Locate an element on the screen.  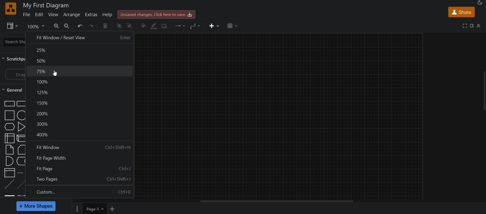
scroll is located at coordinates (483, 91).